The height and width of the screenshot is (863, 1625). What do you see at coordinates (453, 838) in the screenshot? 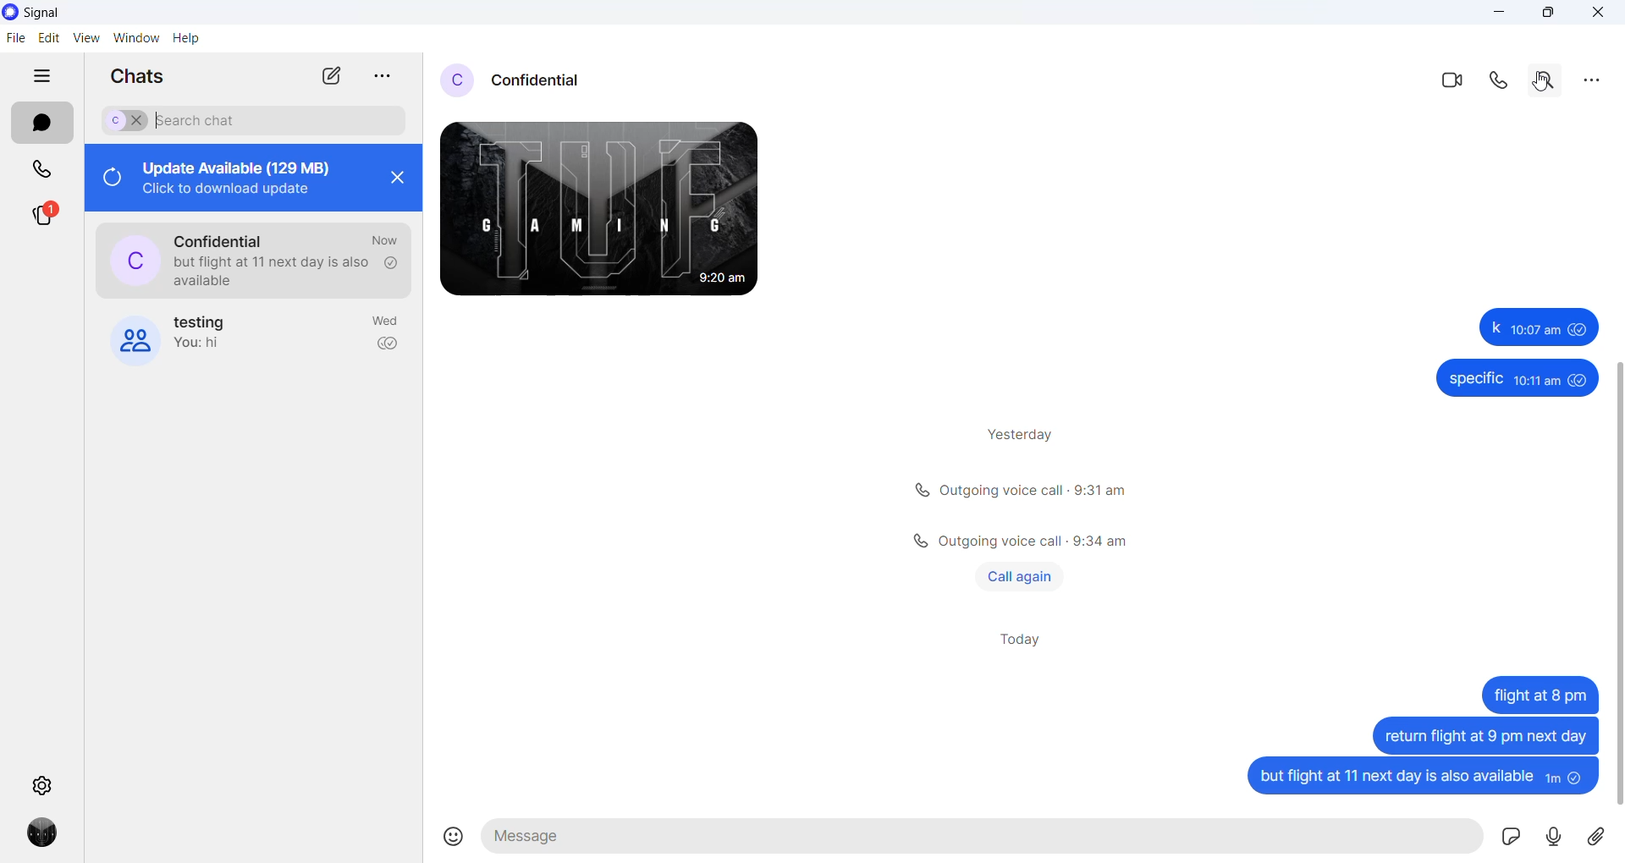
I see `emojis` at bounding box center [453, 838].